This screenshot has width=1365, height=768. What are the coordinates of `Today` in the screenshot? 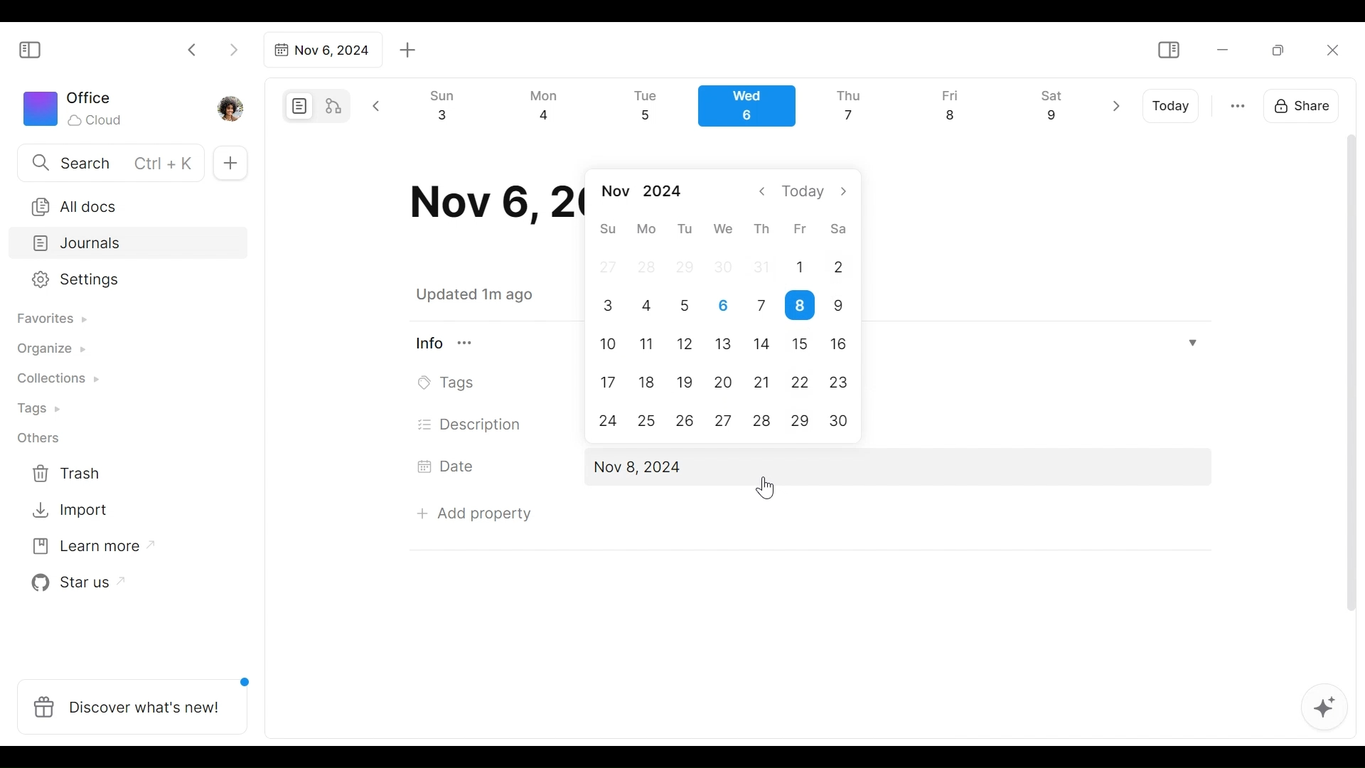 It's located at (1172, 106).